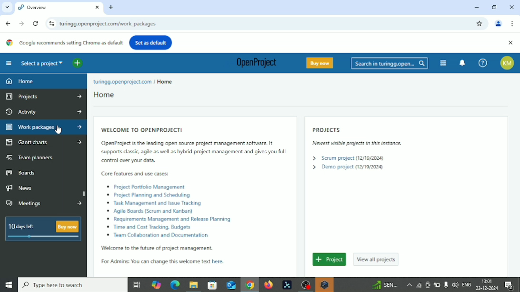 This screenshot has height=292, width=520. What do you see at coordinates (21, 23) in the screenshot?
I see `Forward` at bounding box center [21, 23].